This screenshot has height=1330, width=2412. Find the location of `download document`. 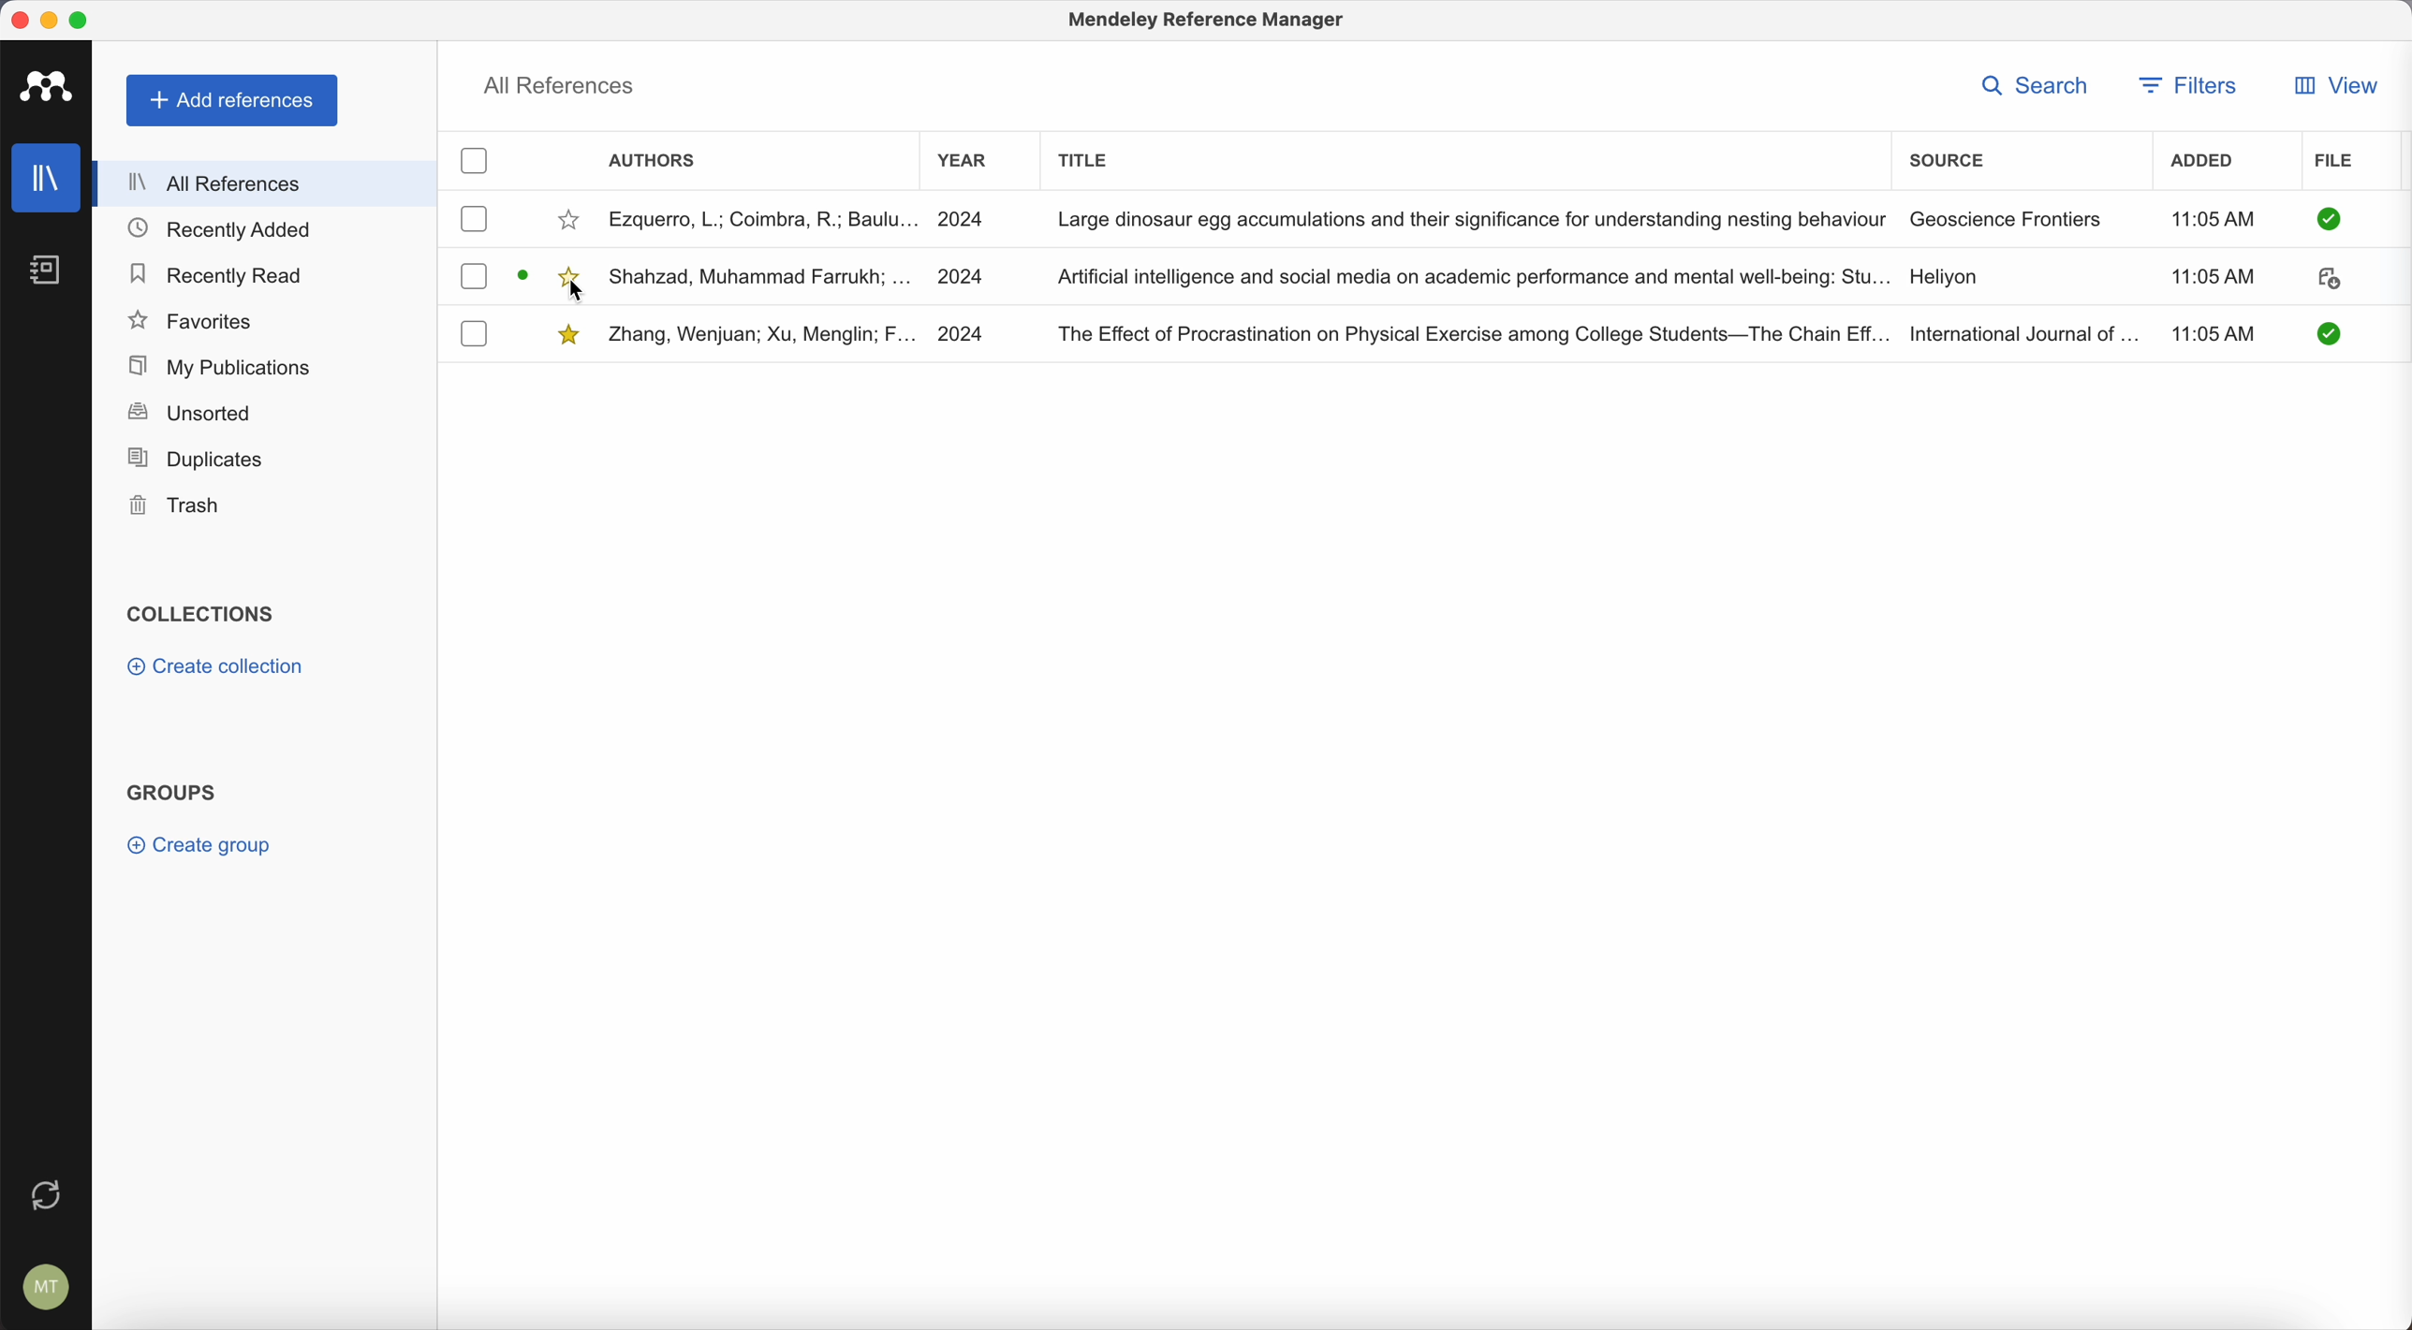

download document is located at coordinates (526, 271).